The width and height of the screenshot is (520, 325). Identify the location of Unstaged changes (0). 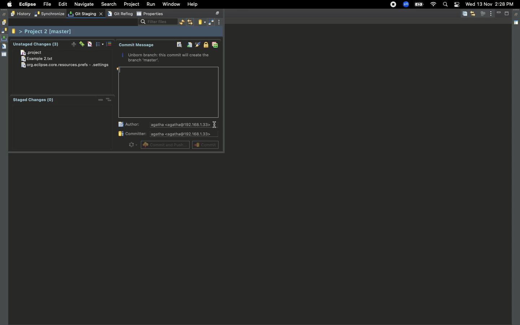
(36, 44).